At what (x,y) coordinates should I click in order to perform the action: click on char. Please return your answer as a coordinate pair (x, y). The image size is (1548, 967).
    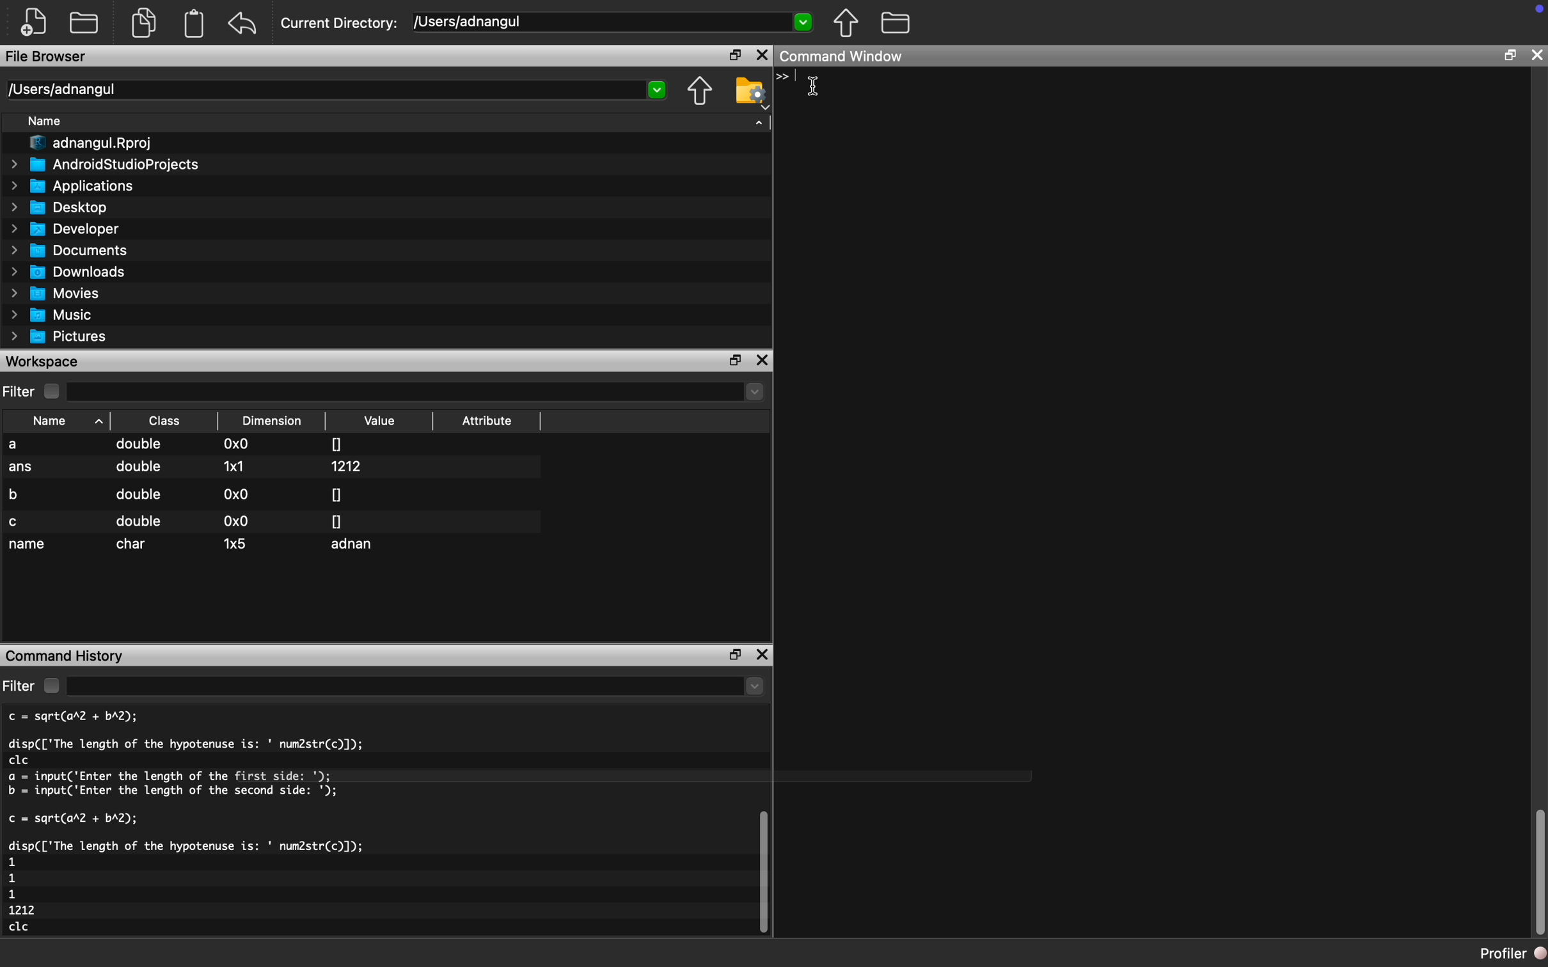
    Looking at the image, I should click on (135, 544).